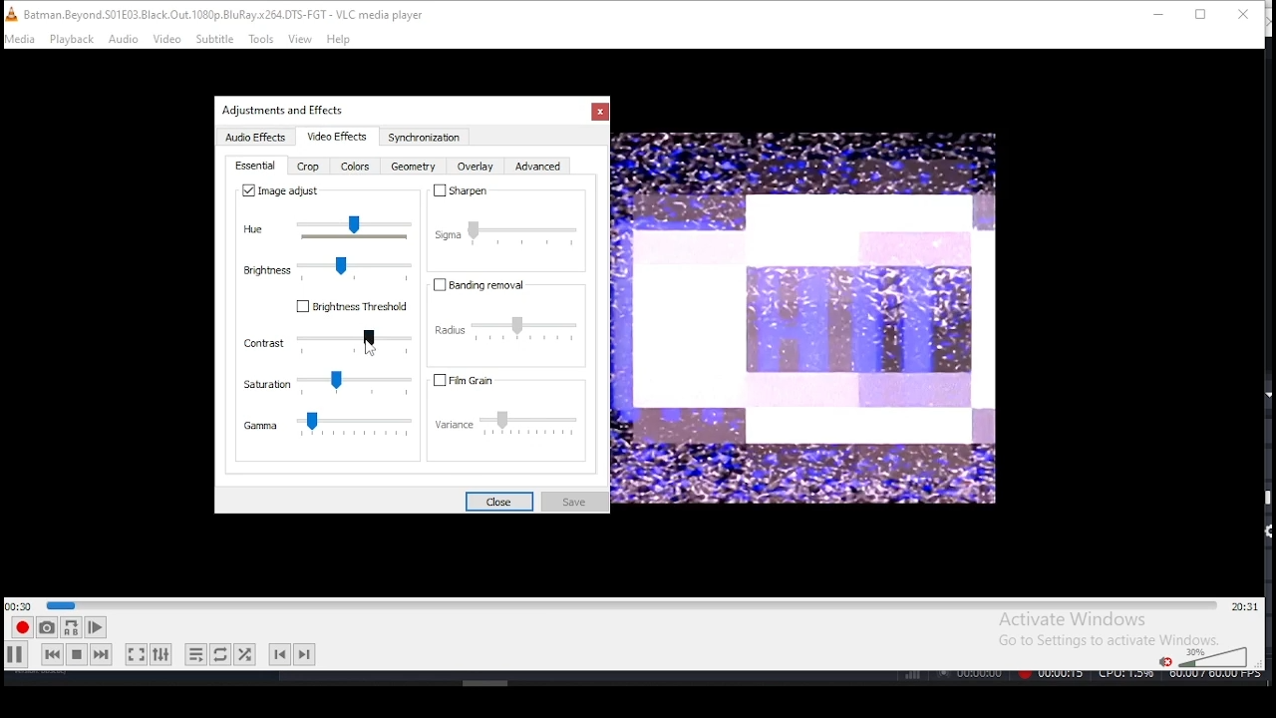  I want to click on previous chapter, so click(278, 655).